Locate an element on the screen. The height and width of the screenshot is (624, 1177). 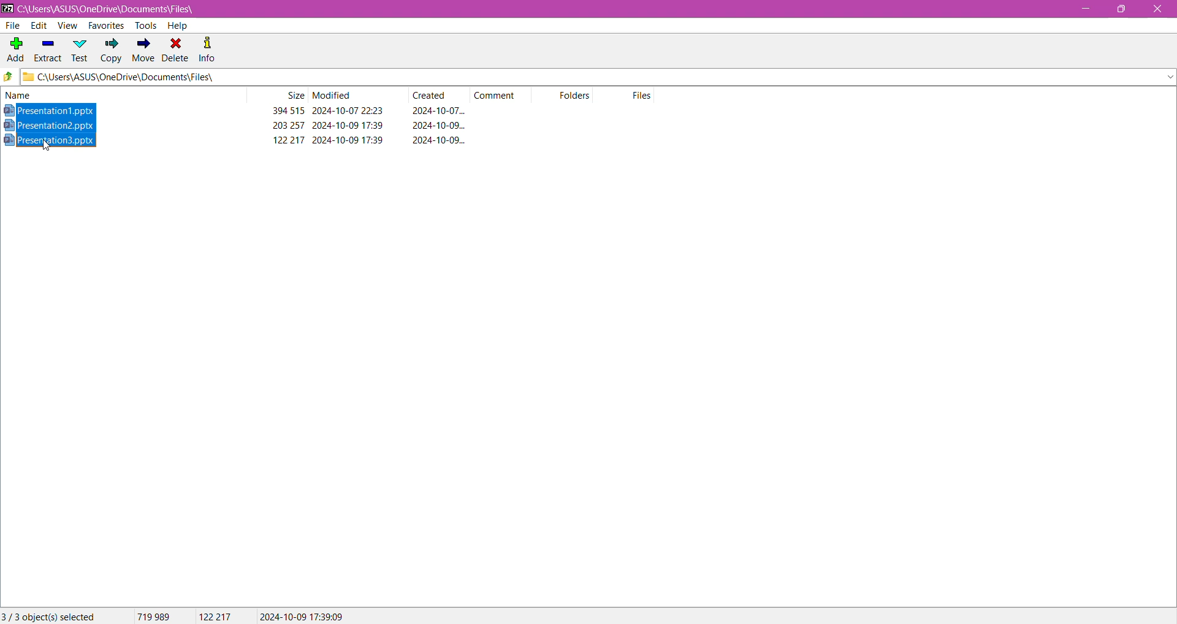
719989 is located at coordinates (152, 616).